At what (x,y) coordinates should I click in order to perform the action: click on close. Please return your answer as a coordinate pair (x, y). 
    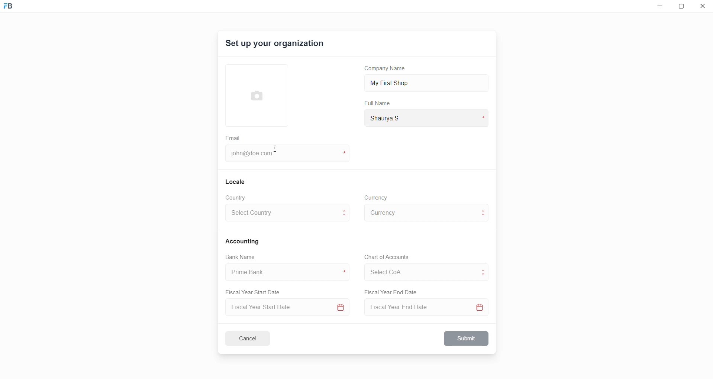
    Looking at the image, I should click on (703, 7).